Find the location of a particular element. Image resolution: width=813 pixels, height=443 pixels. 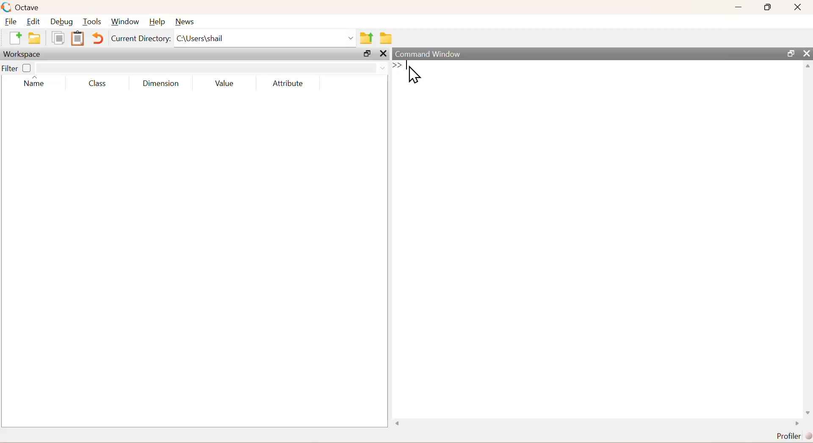

Profiler is located at coordinates (790, 435).